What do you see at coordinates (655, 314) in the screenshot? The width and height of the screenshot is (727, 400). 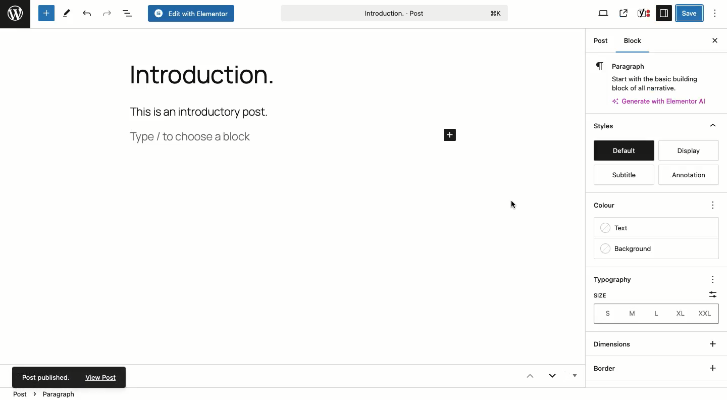 I see `Sizes` at bounding box center [655, 314].